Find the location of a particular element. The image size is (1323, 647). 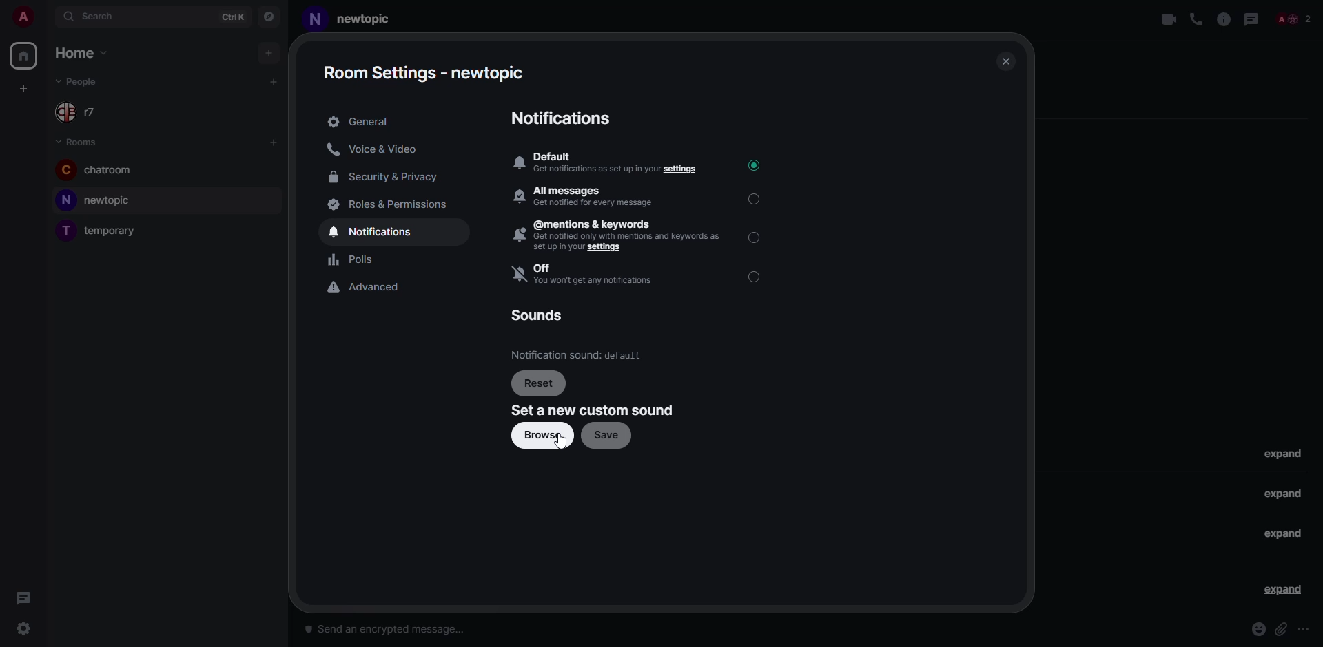

settings is located at coordinates (423, 72).